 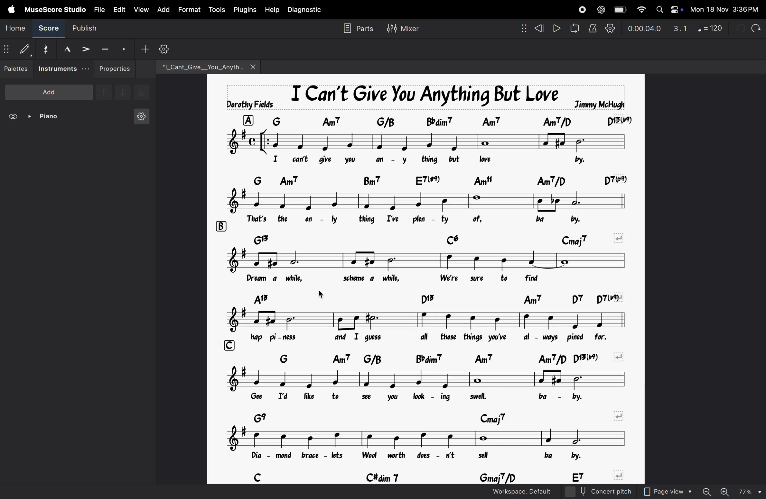 I want to click on notes, so click(x=429, y=320).